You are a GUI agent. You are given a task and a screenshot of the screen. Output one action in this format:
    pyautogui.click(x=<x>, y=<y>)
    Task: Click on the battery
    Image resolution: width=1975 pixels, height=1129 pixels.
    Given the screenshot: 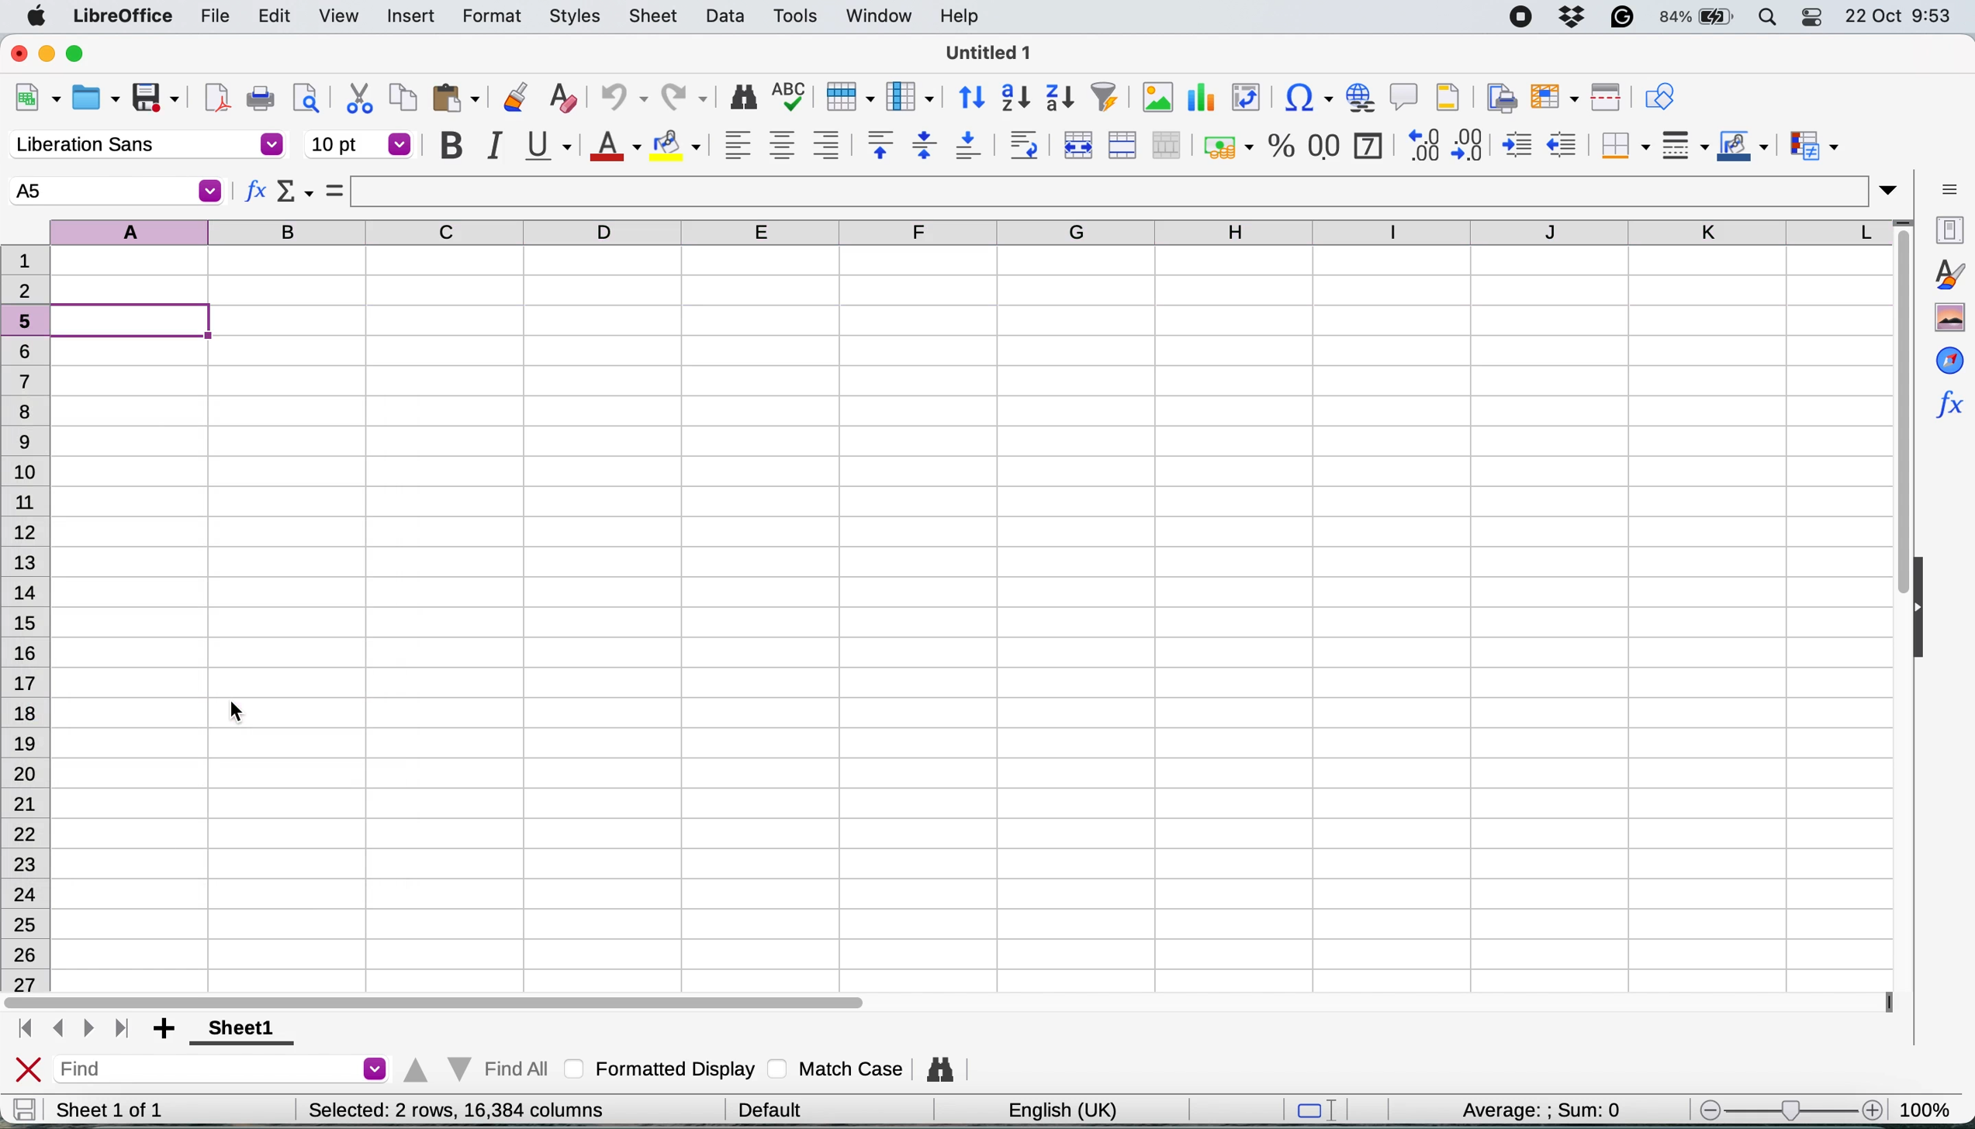 What is the action you would take?
    pyautogui.click(x=1698, y=17)
    